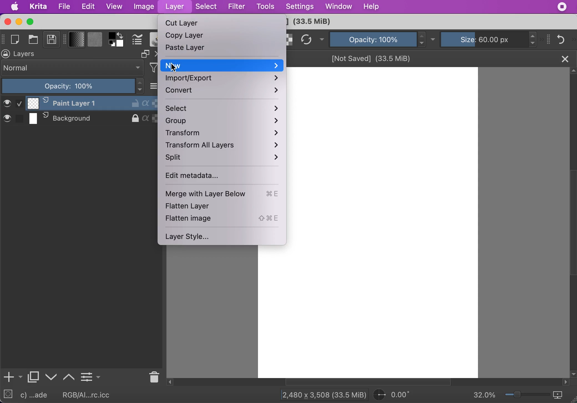 The width and height of the screenshot is (577, 403). Describe the element at coordinates (34, 40) in the screenshot. I see `open an existing document` at that location.